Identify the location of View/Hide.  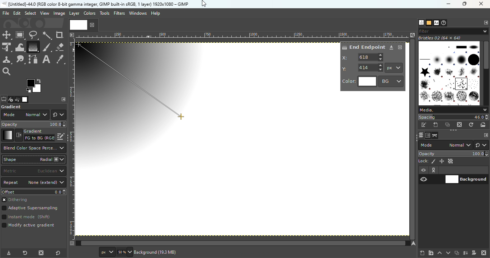
(431, 175).